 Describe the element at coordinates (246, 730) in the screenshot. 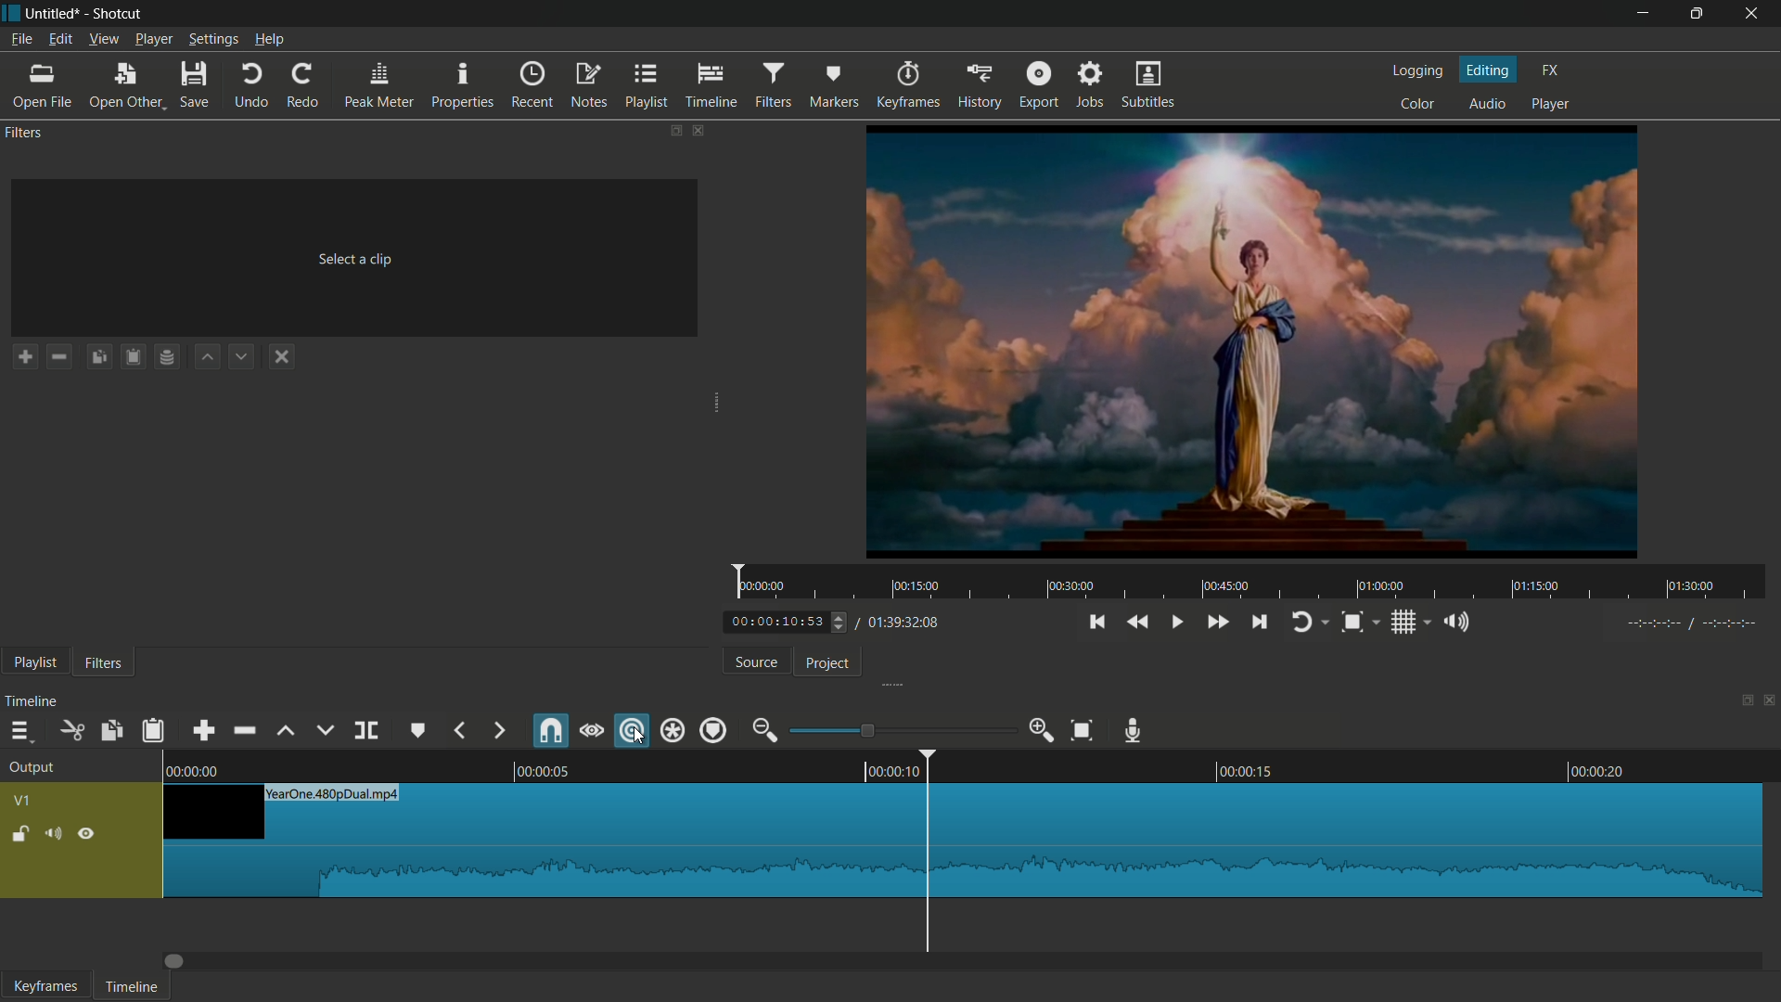

I see `ripple delete` at that location.